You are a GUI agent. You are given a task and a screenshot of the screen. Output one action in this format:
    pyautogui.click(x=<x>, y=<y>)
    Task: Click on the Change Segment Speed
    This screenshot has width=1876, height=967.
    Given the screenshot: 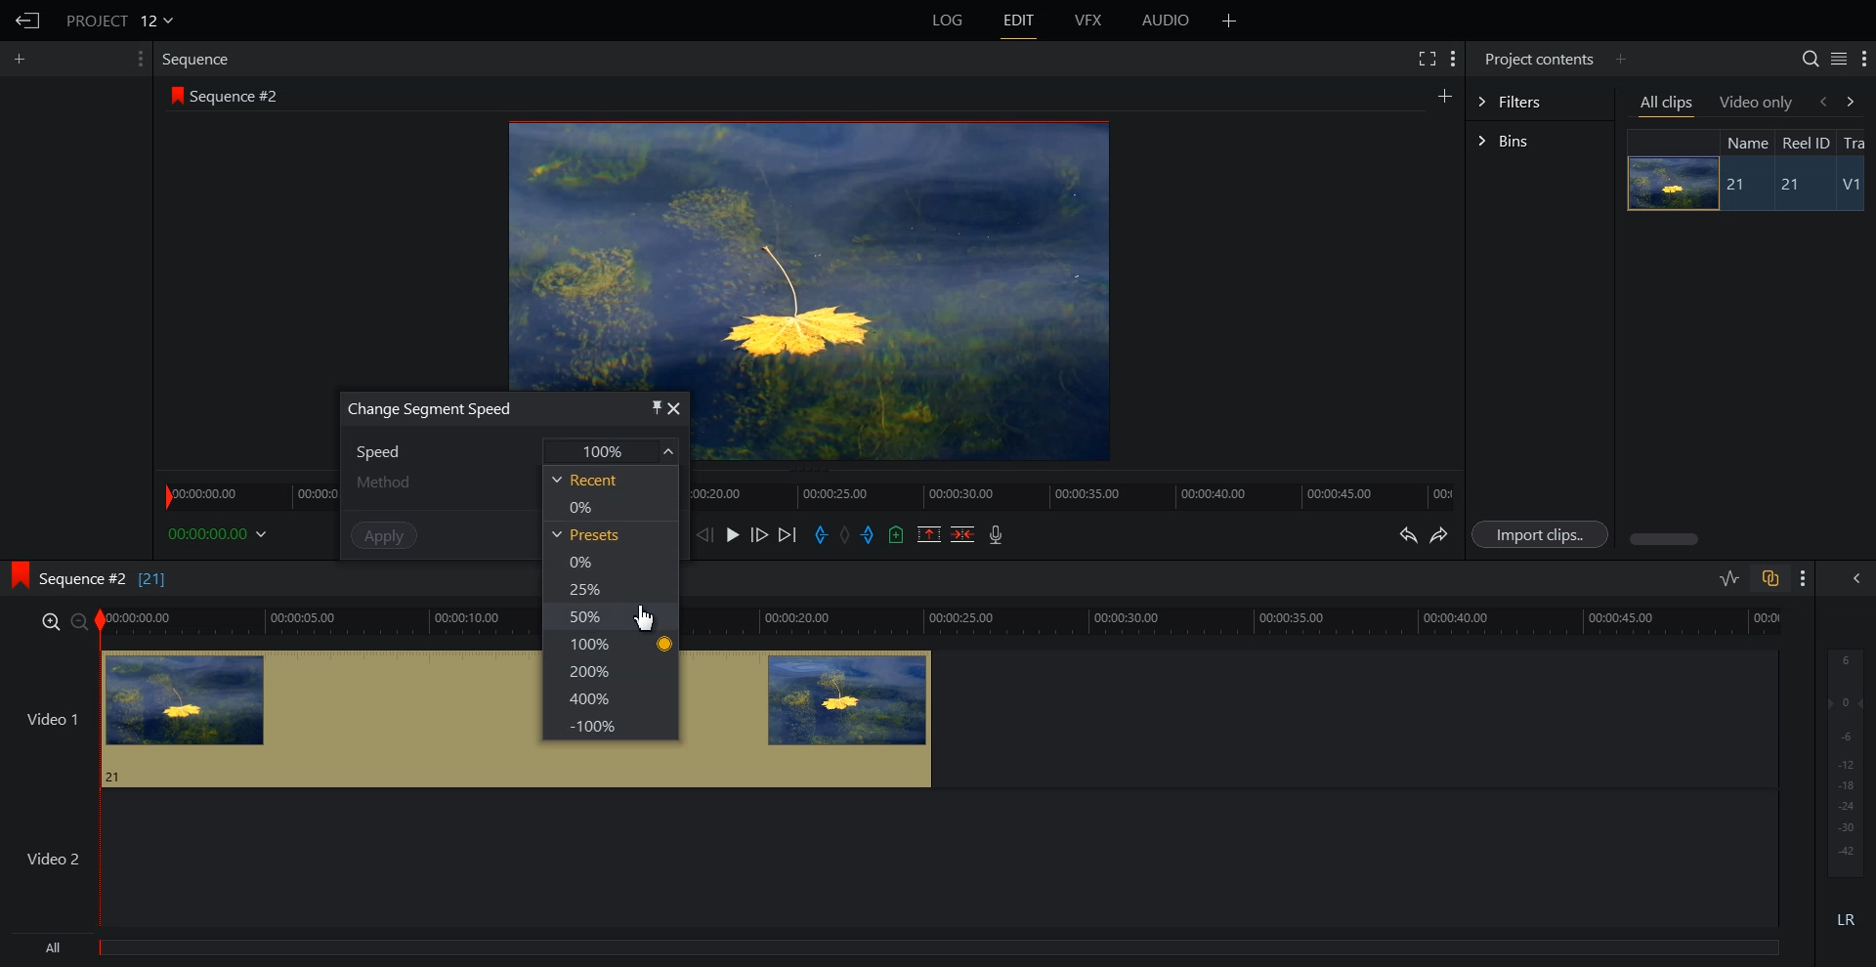 What is the action you would take?
    pyautogui.click(x=427, y=407)
    